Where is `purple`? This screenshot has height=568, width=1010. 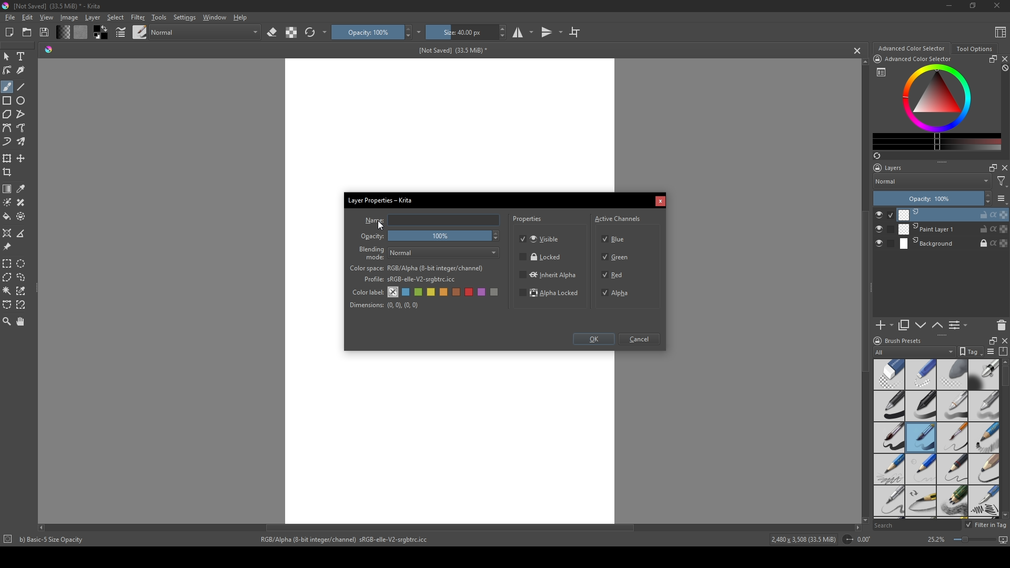
purple is located at coordinates (483, 292).